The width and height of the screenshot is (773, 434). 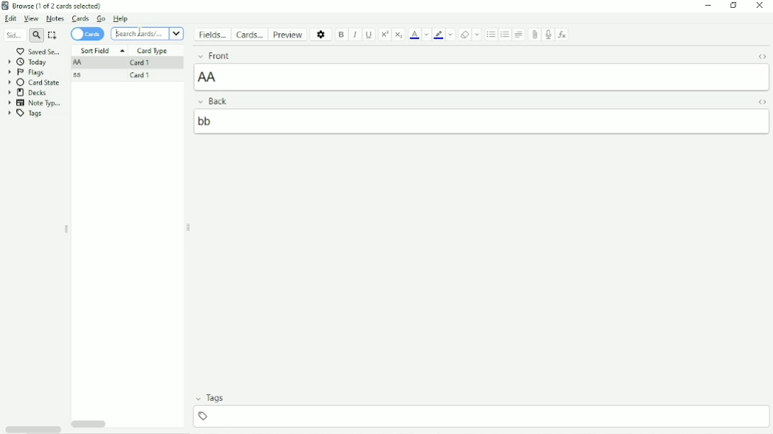 What do you see at coordinates (30, 61) in the screenshot?
I see `Today` at bounding box center [30, 61].